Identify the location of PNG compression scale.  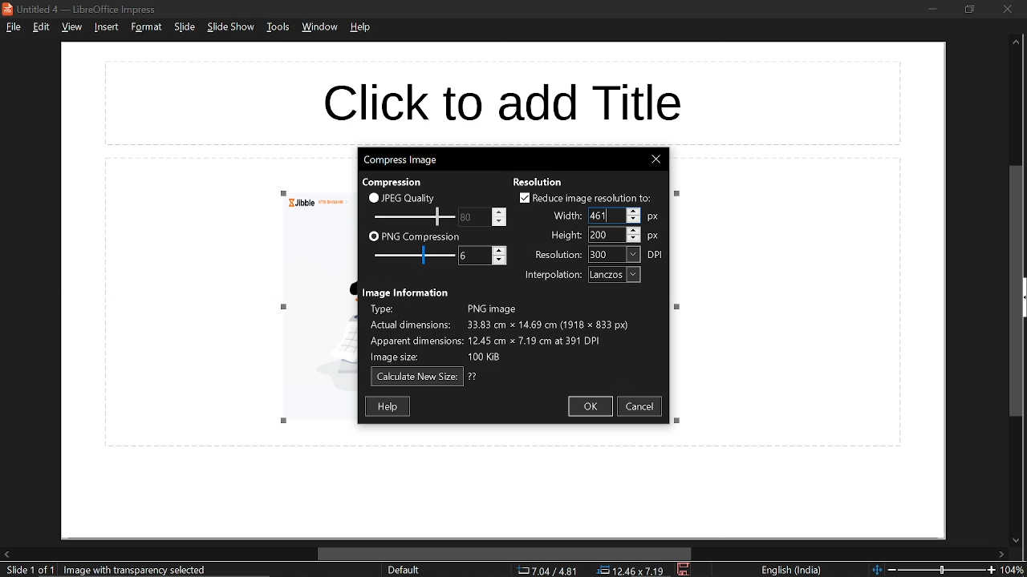
(412, 255).